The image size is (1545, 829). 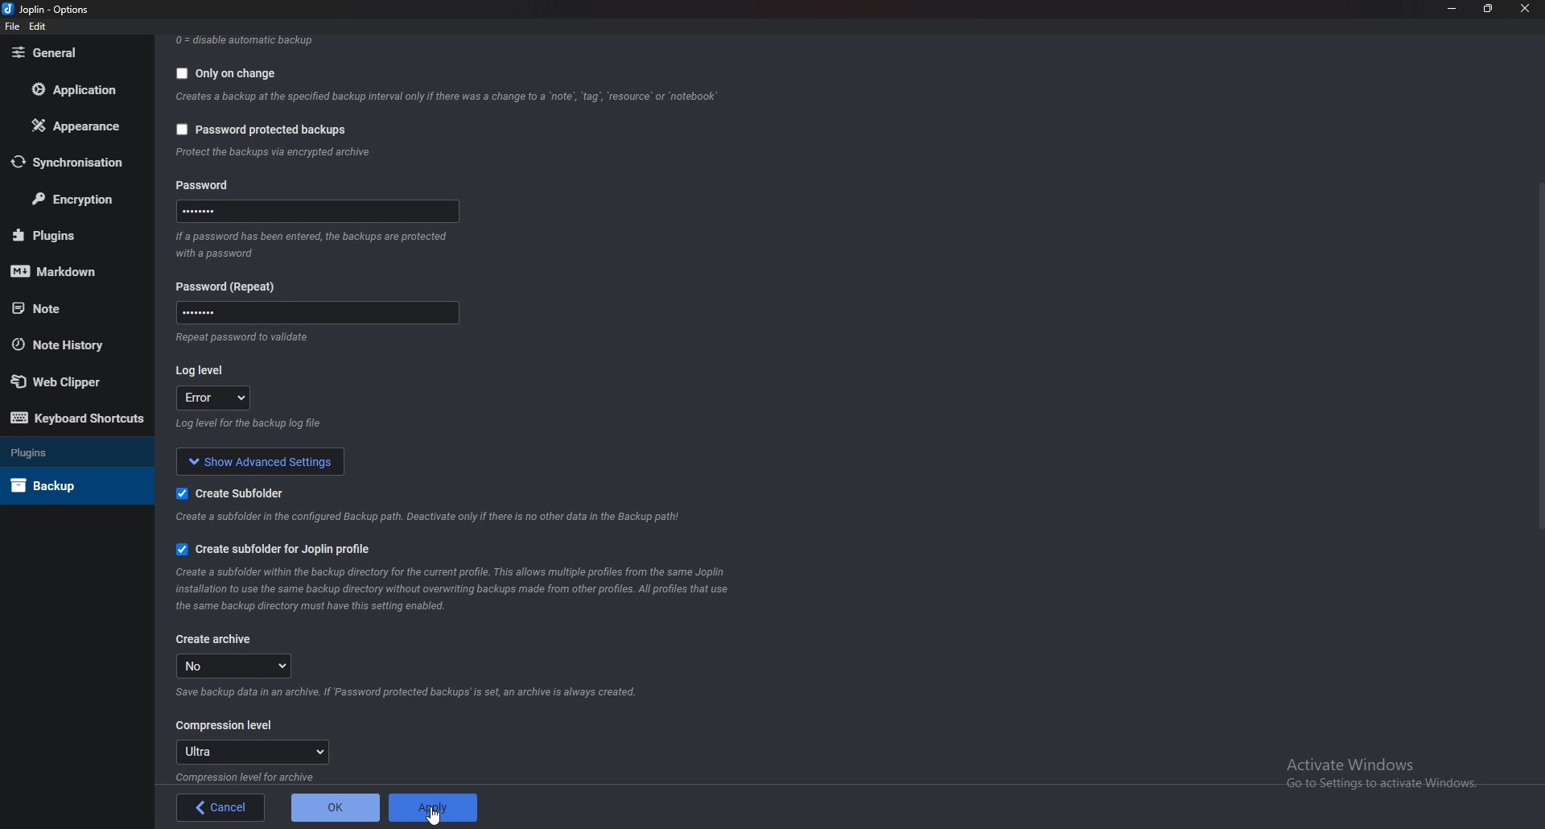 I want to click on password protected backups, so click(x=262, y=133).